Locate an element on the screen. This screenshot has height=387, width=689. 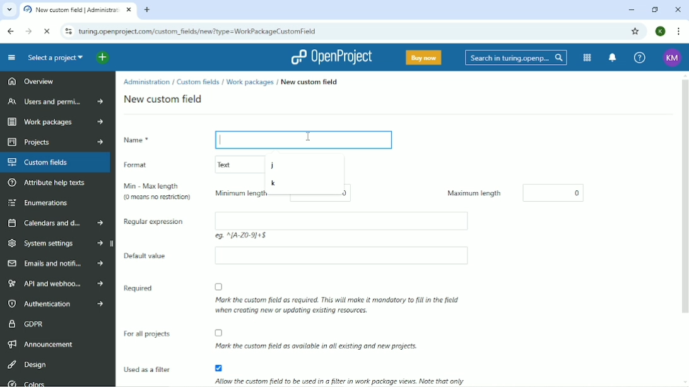
Maximum length is located at coordinates (471, 193).